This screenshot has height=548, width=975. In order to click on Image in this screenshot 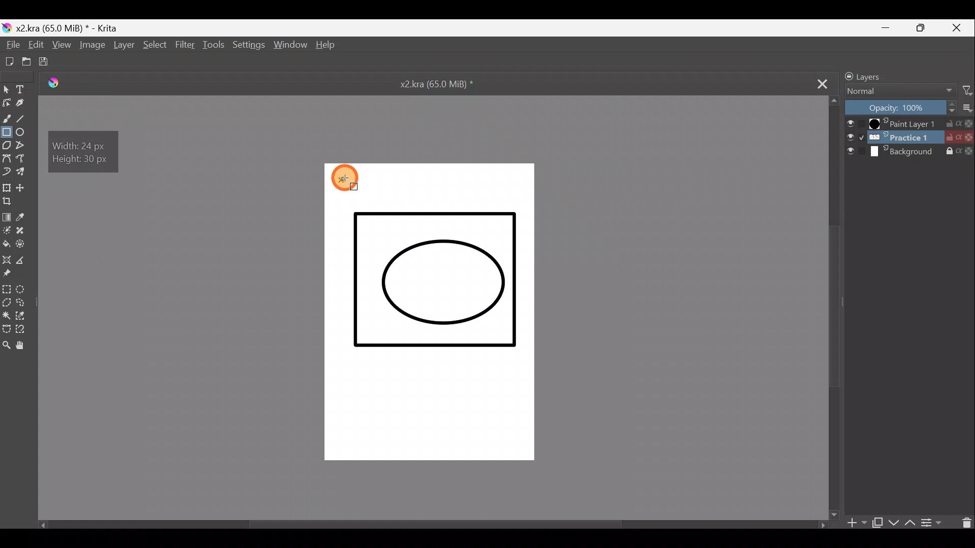, I will do `click(90, 46)`.